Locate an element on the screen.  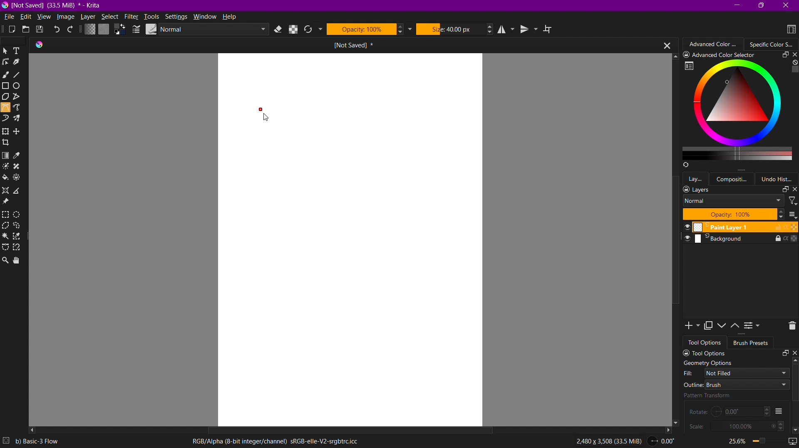
Select is located at coordinates (109, 17).